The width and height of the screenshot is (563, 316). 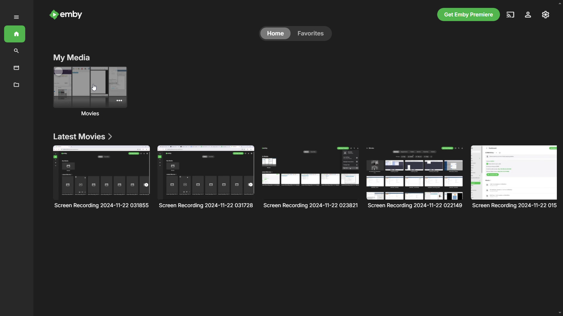 I want to click on menu, so click(x=16, y=16).